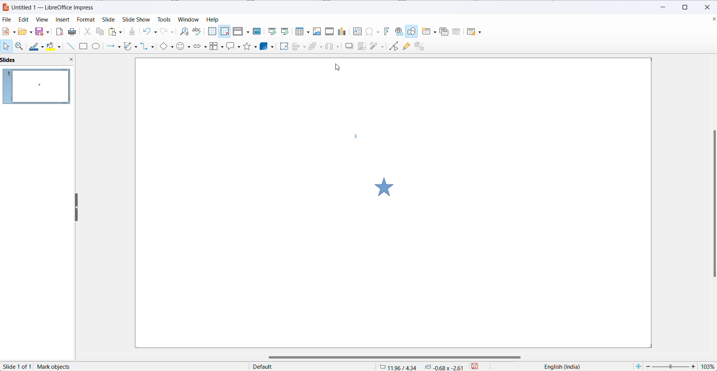 This screenshot has width=717, height=371. I want to click on rectangle, so click(84, 47).